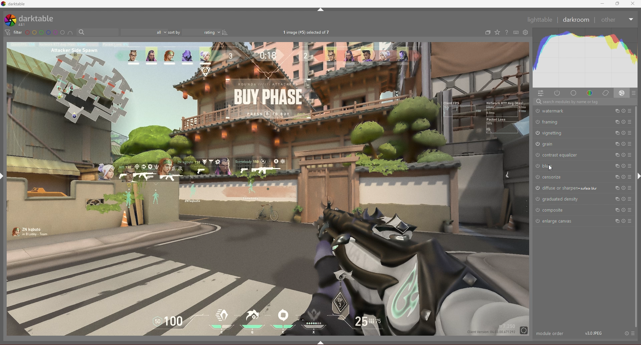 The image size is (641, 345). Describe the element at coordinates (560, 199) in the screenshot. I see `graduated density` at that location.